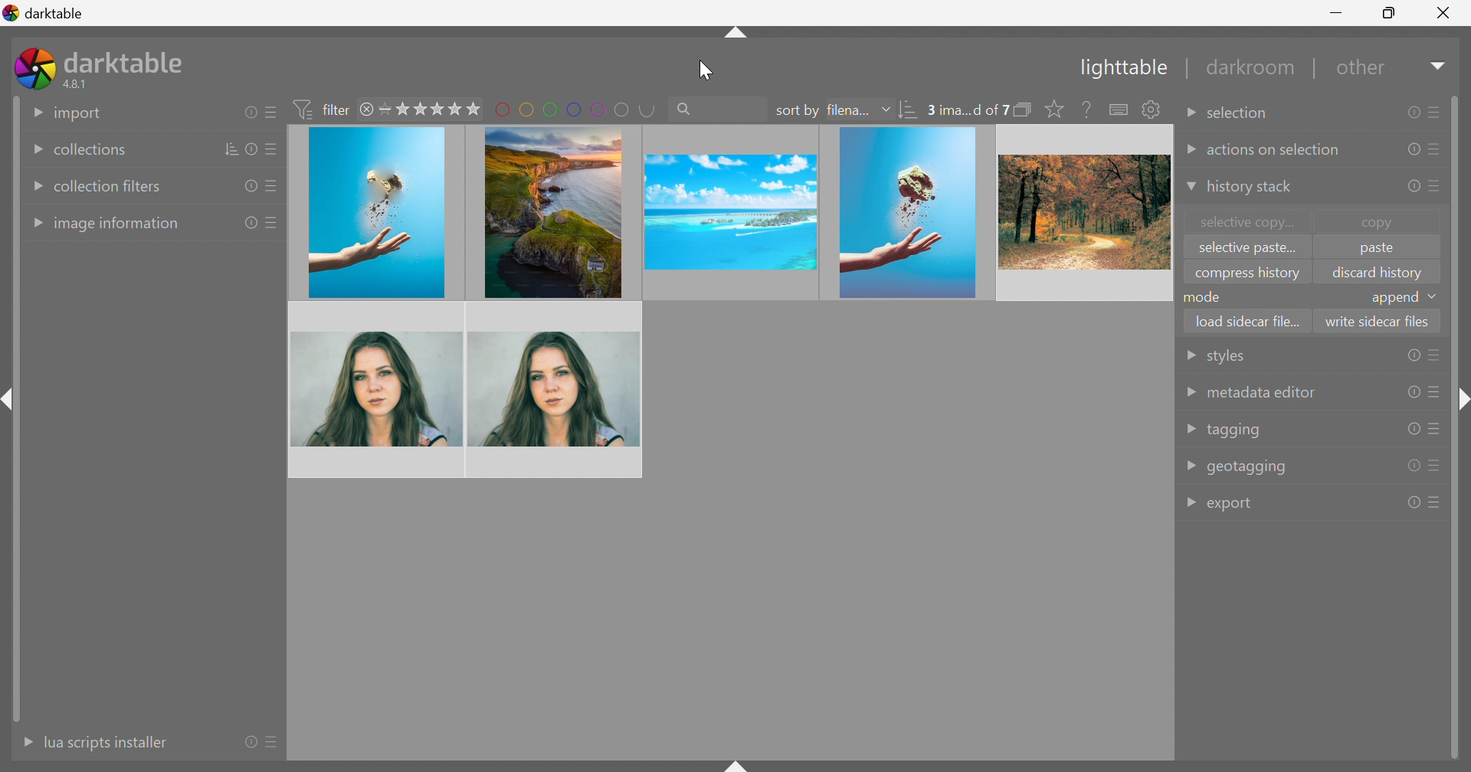 The height and width of the screenshot is (772, 1471). I want to click on presets, so click(270, 113).